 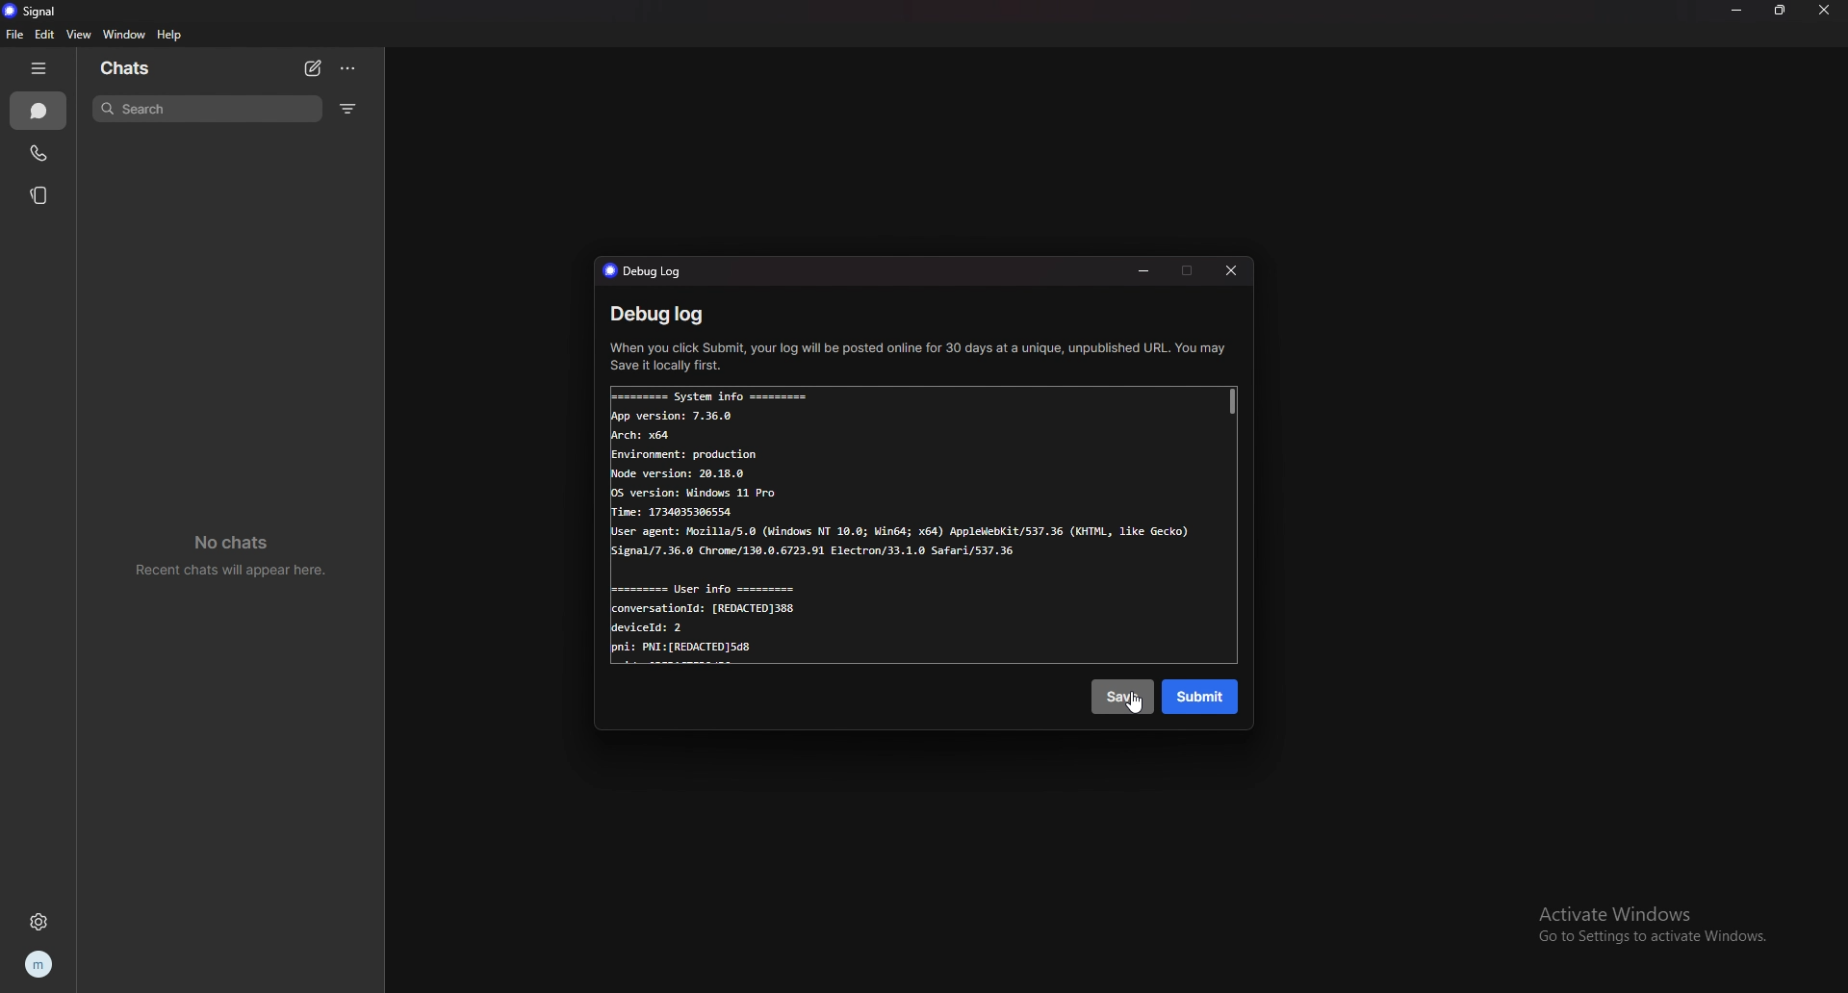 I want to click on minimize, so click(x=1738, y=10).